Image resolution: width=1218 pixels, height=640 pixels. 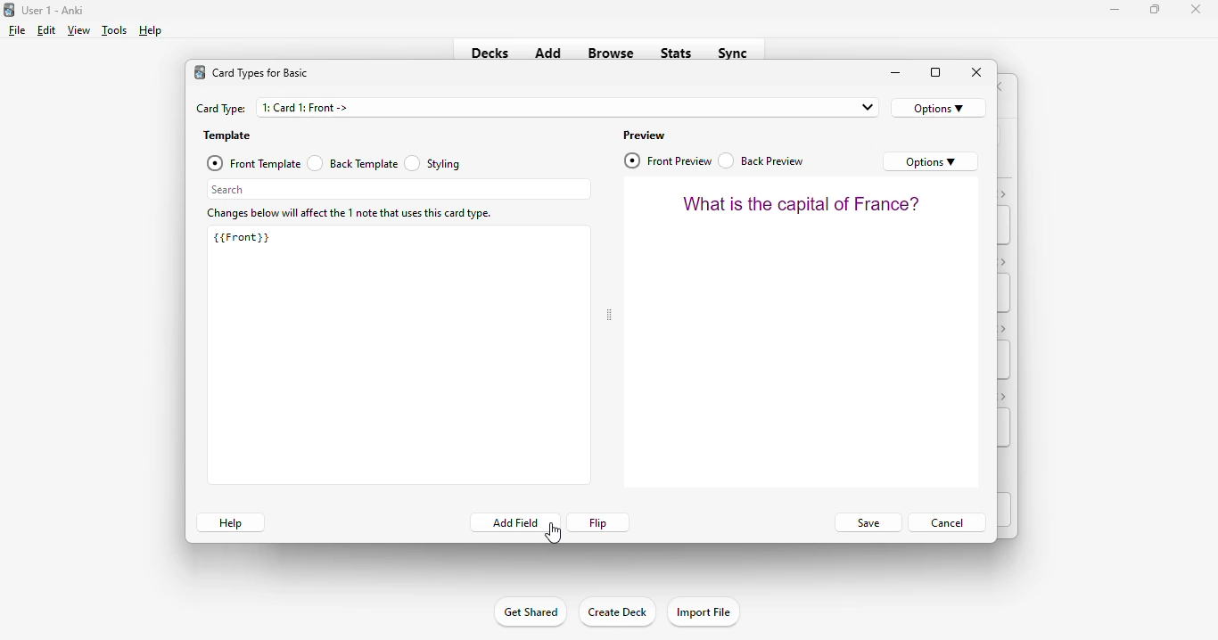 What do you see at coordinates (802, 203) in the screenshot?
I see `what is the capital of France?` at bounding box center [802, 203].